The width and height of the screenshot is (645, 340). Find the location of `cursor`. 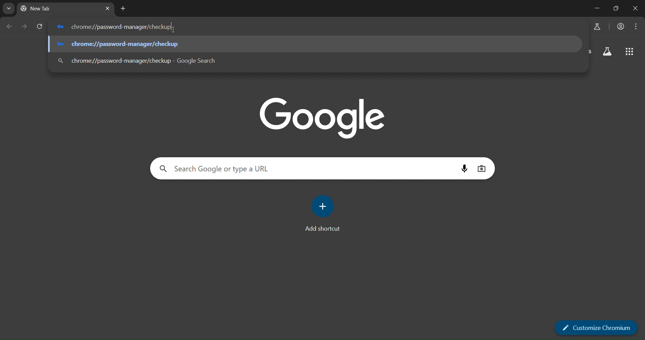

cursor is located at coordinates (173, 30).